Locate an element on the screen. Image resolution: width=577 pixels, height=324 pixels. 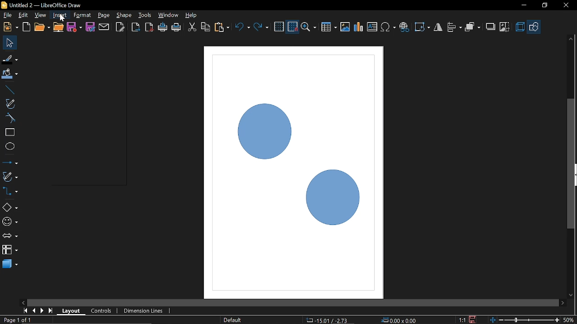
print directly is located at coordinates (177, 27).